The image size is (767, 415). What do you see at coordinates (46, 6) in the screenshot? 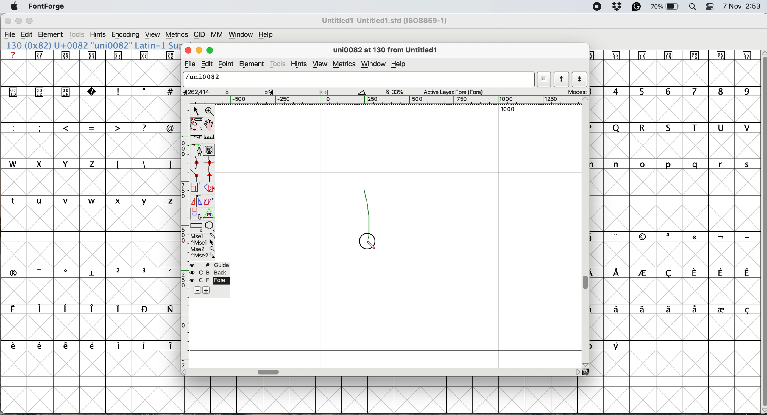
I see `fontforge` at bounding box center [46, 6].